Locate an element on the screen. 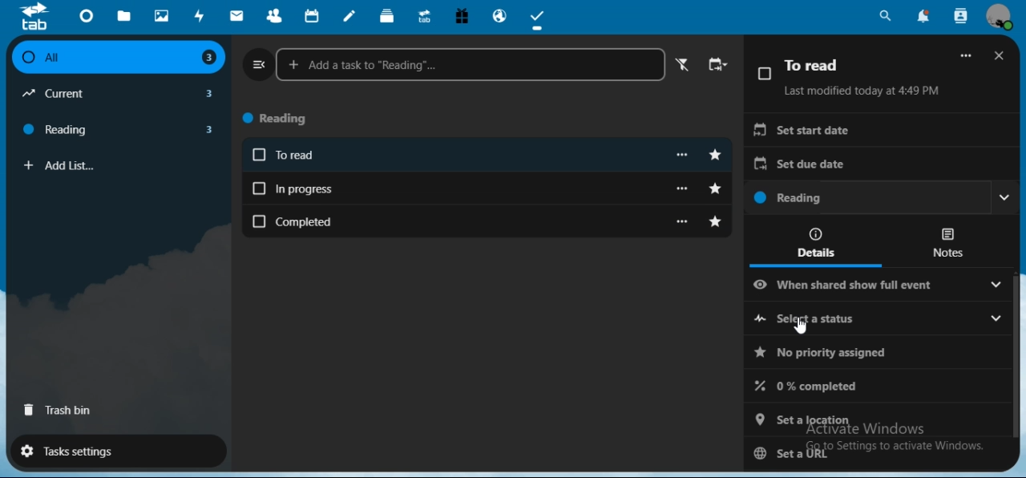  set a URL is located at coordinates (872, 456).